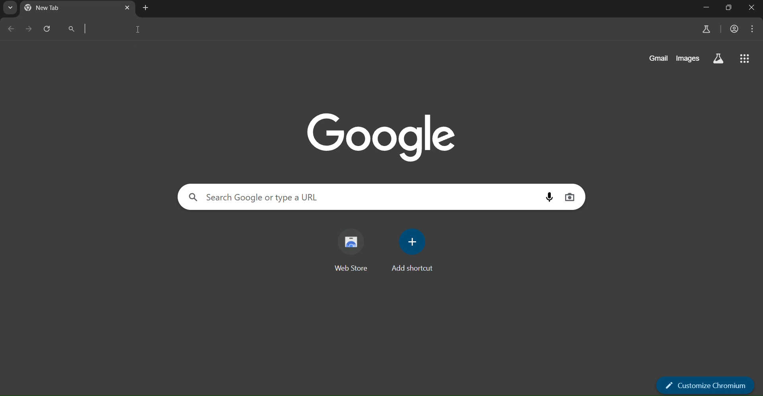  What do you see at coordinates (547, 196) in the screenshot?
I see `voice search` at bounding box center [547, 196].